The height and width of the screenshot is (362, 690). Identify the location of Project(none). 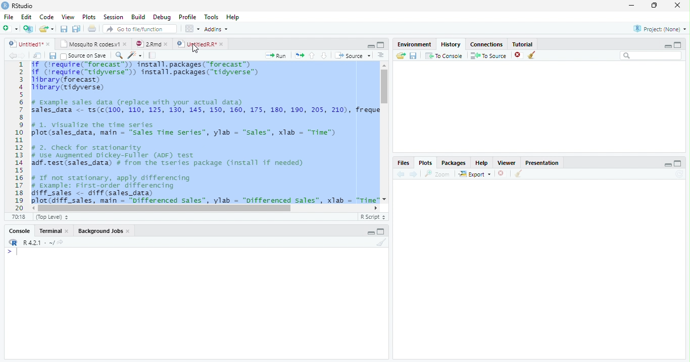
(659, 28).